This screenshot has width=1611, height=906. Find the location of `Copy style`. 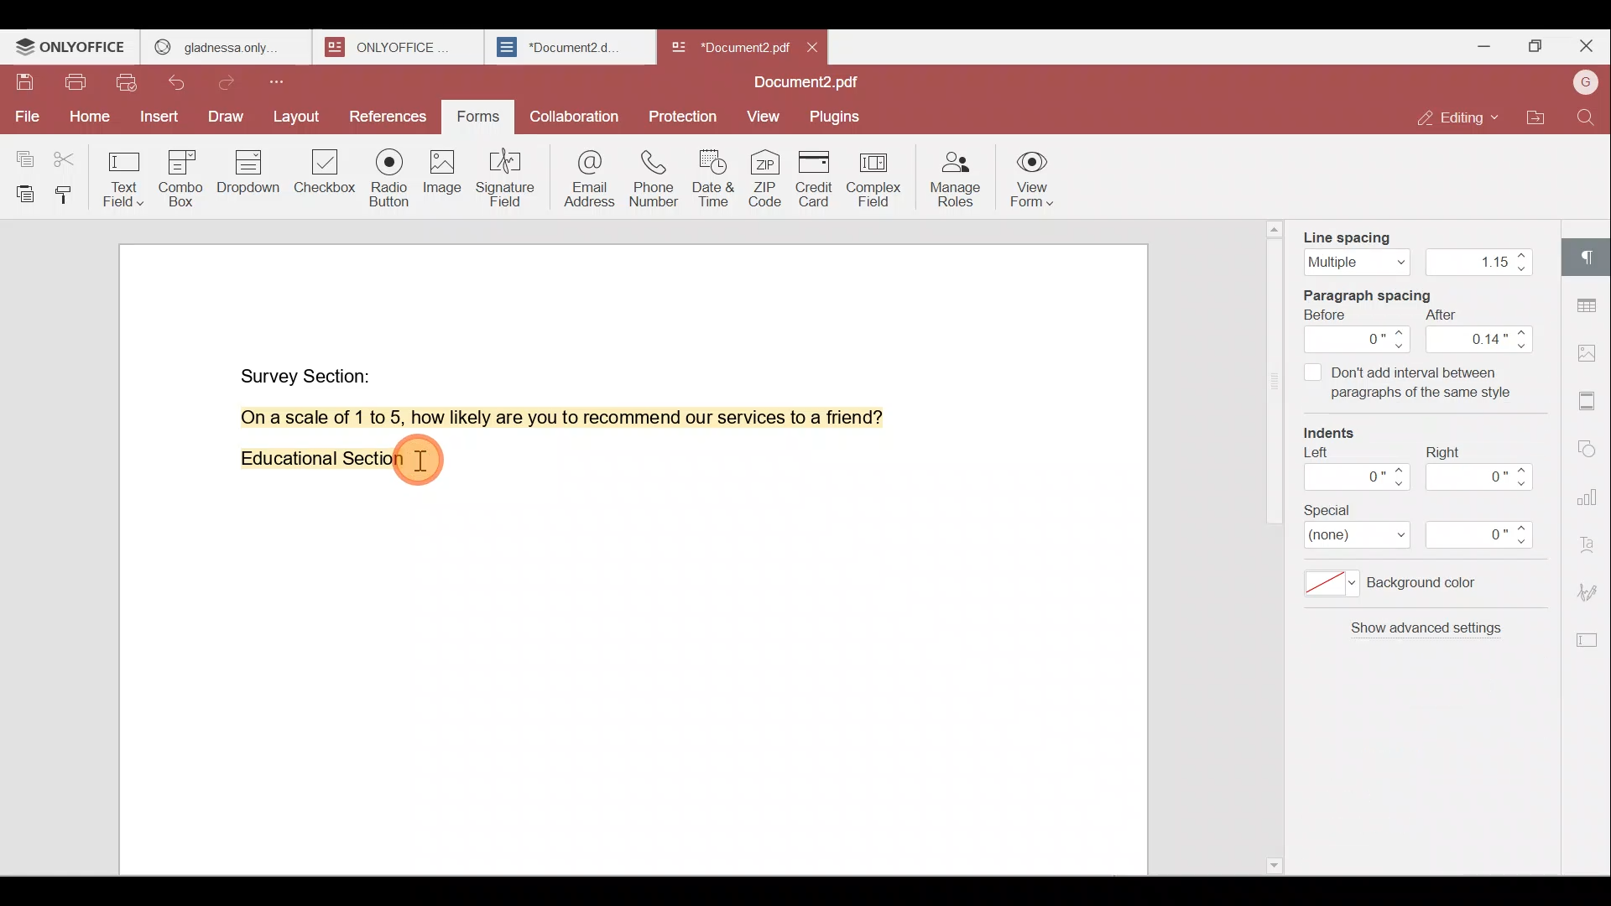

Copy style is located at coordinates (67, 194).